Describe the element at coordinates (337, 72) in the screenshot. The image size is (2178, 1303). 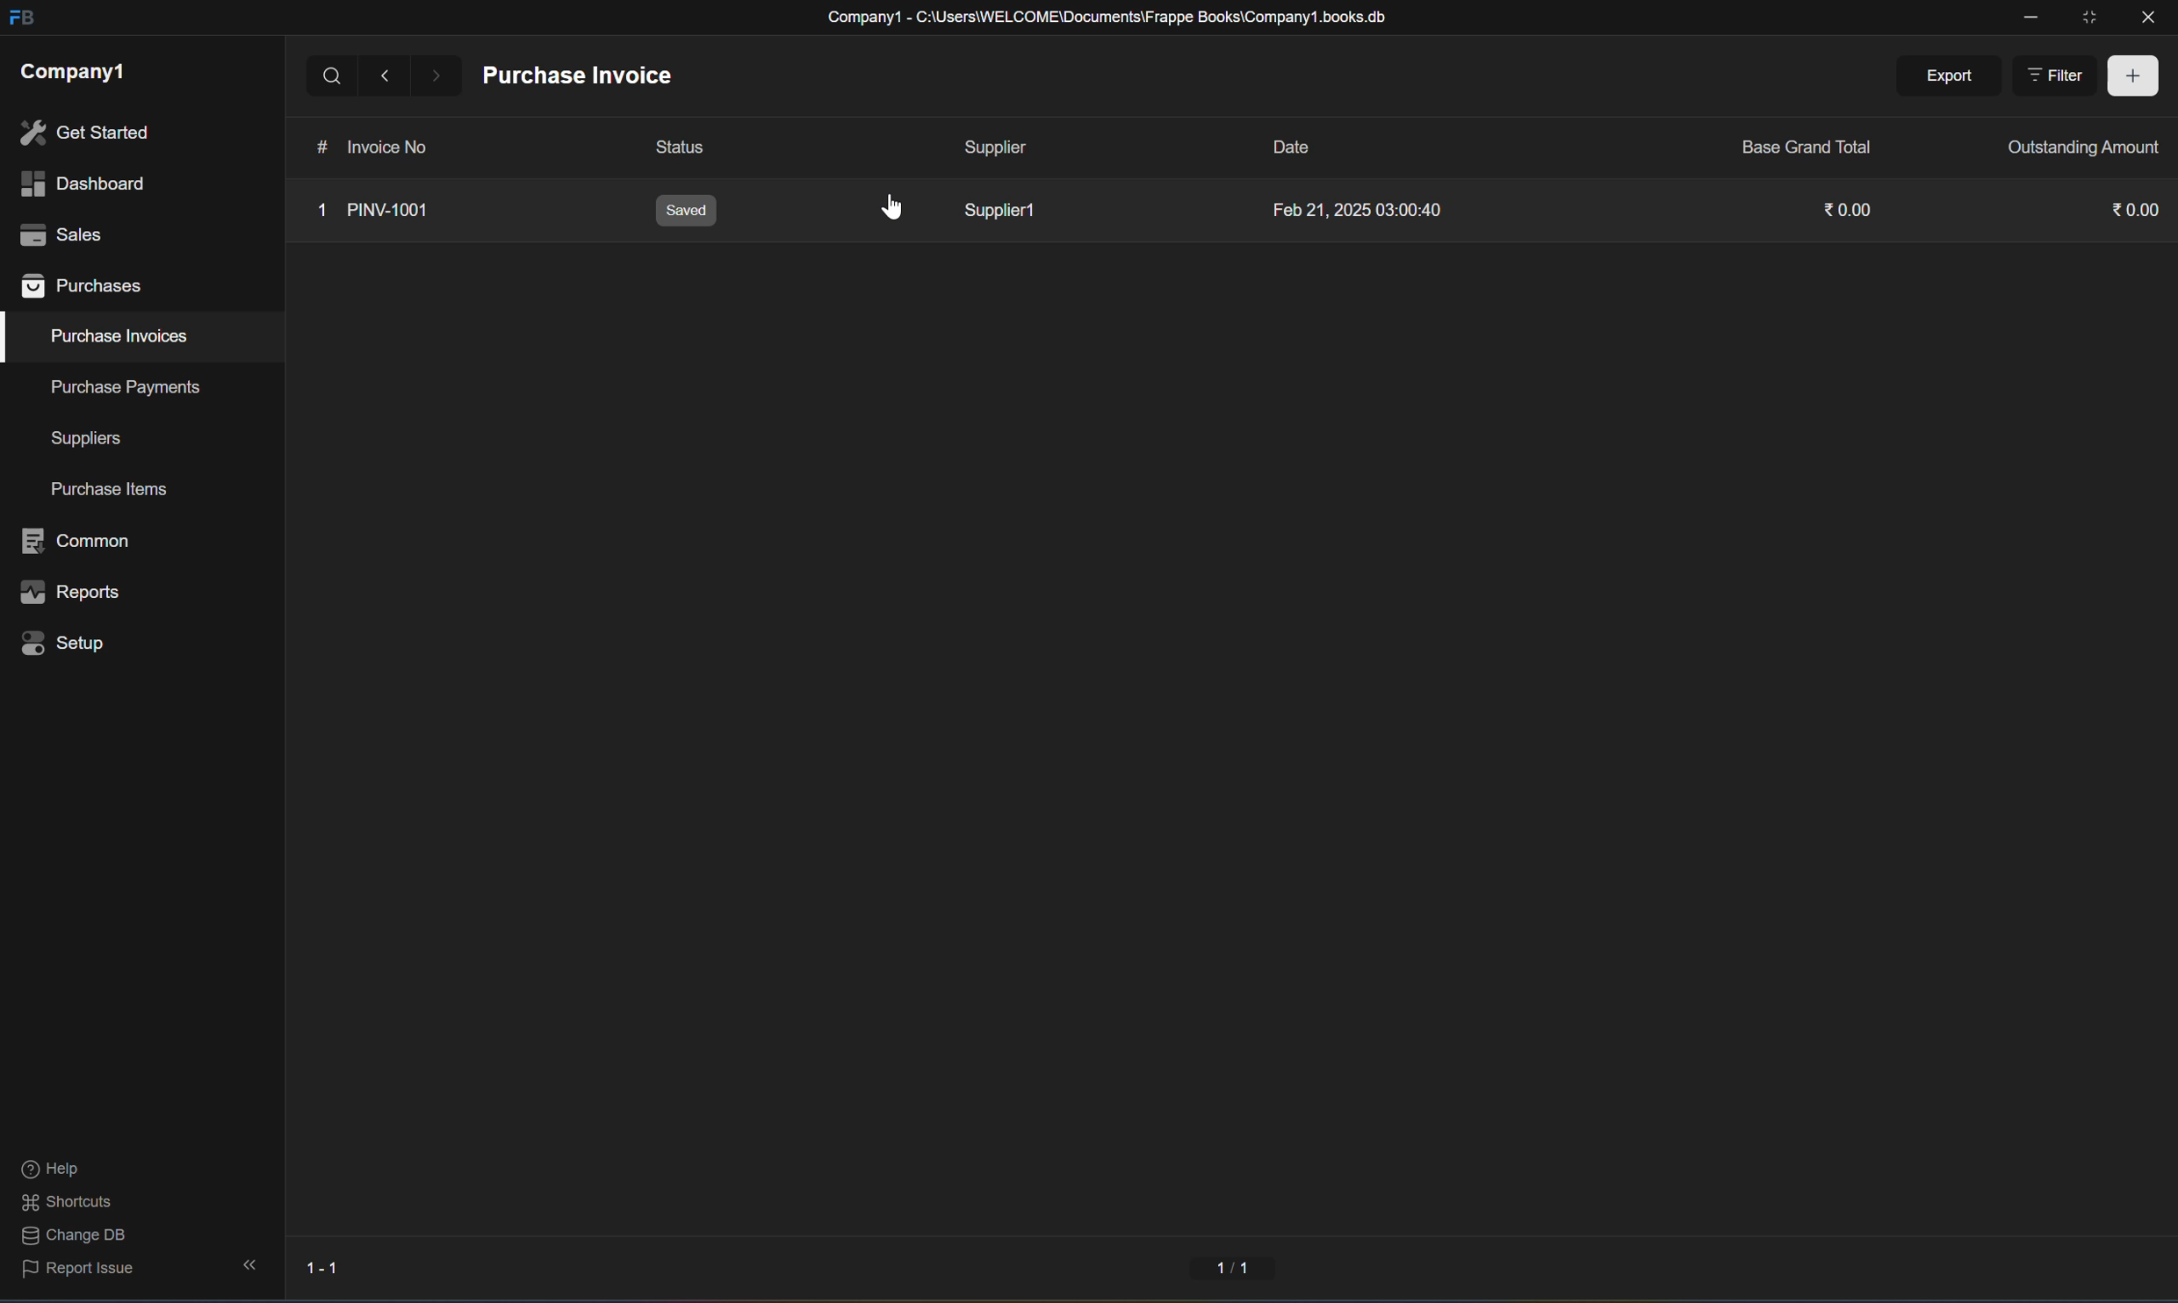
I see `search` at that location.